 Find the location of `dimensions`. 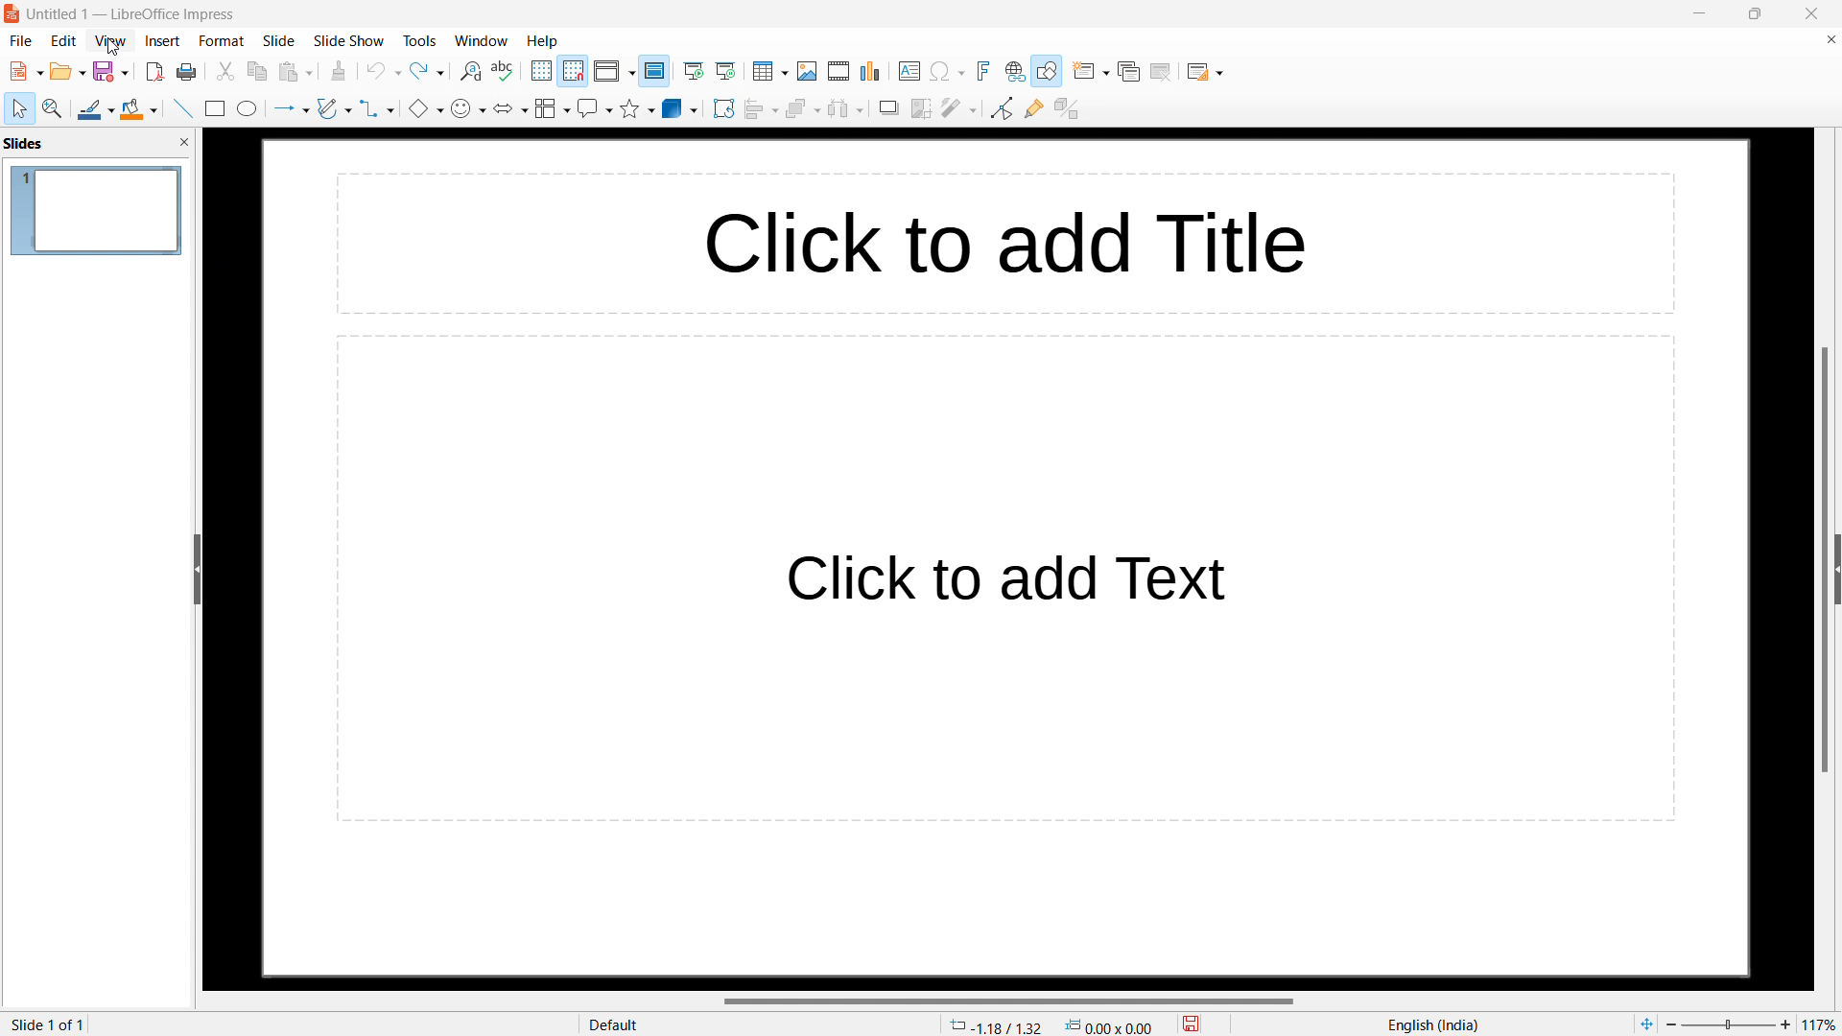

dimensions is located at coordinates (1110, 1025).